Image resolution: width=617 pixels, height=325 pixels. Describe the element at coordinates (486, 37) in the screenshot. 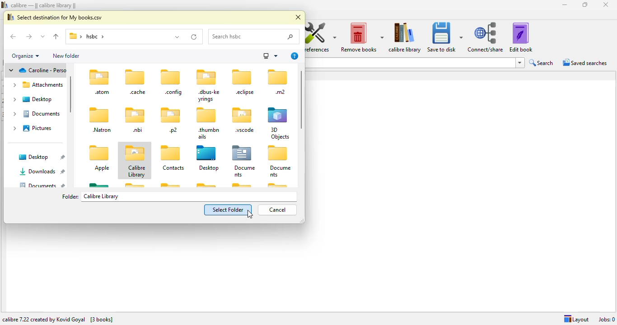

I see `connect/share` at that location.